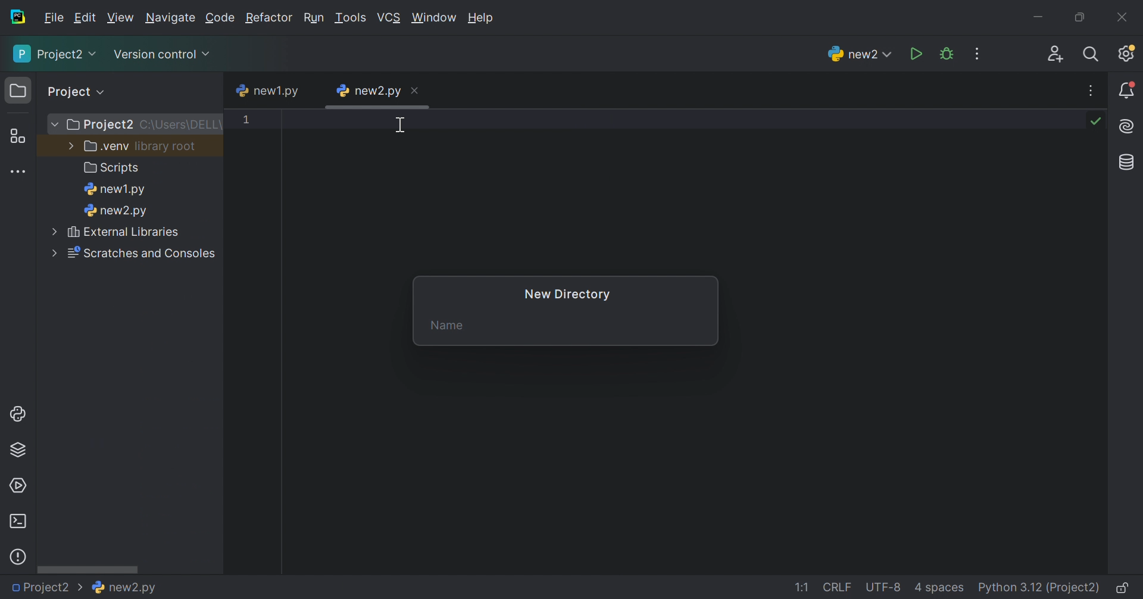 The image size is (1143, 599). I want to click on Scripts, so click(113, 167).